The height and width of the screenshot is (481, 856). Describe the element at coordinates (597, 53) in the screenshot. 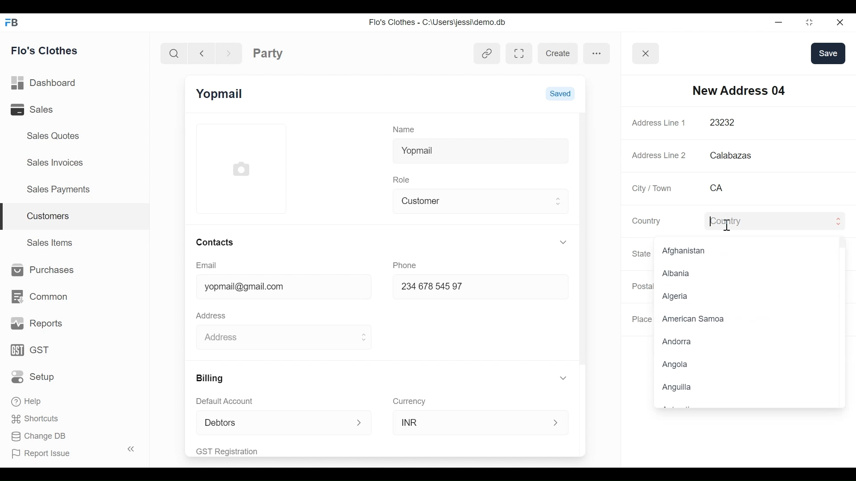

I see `more` at that location.